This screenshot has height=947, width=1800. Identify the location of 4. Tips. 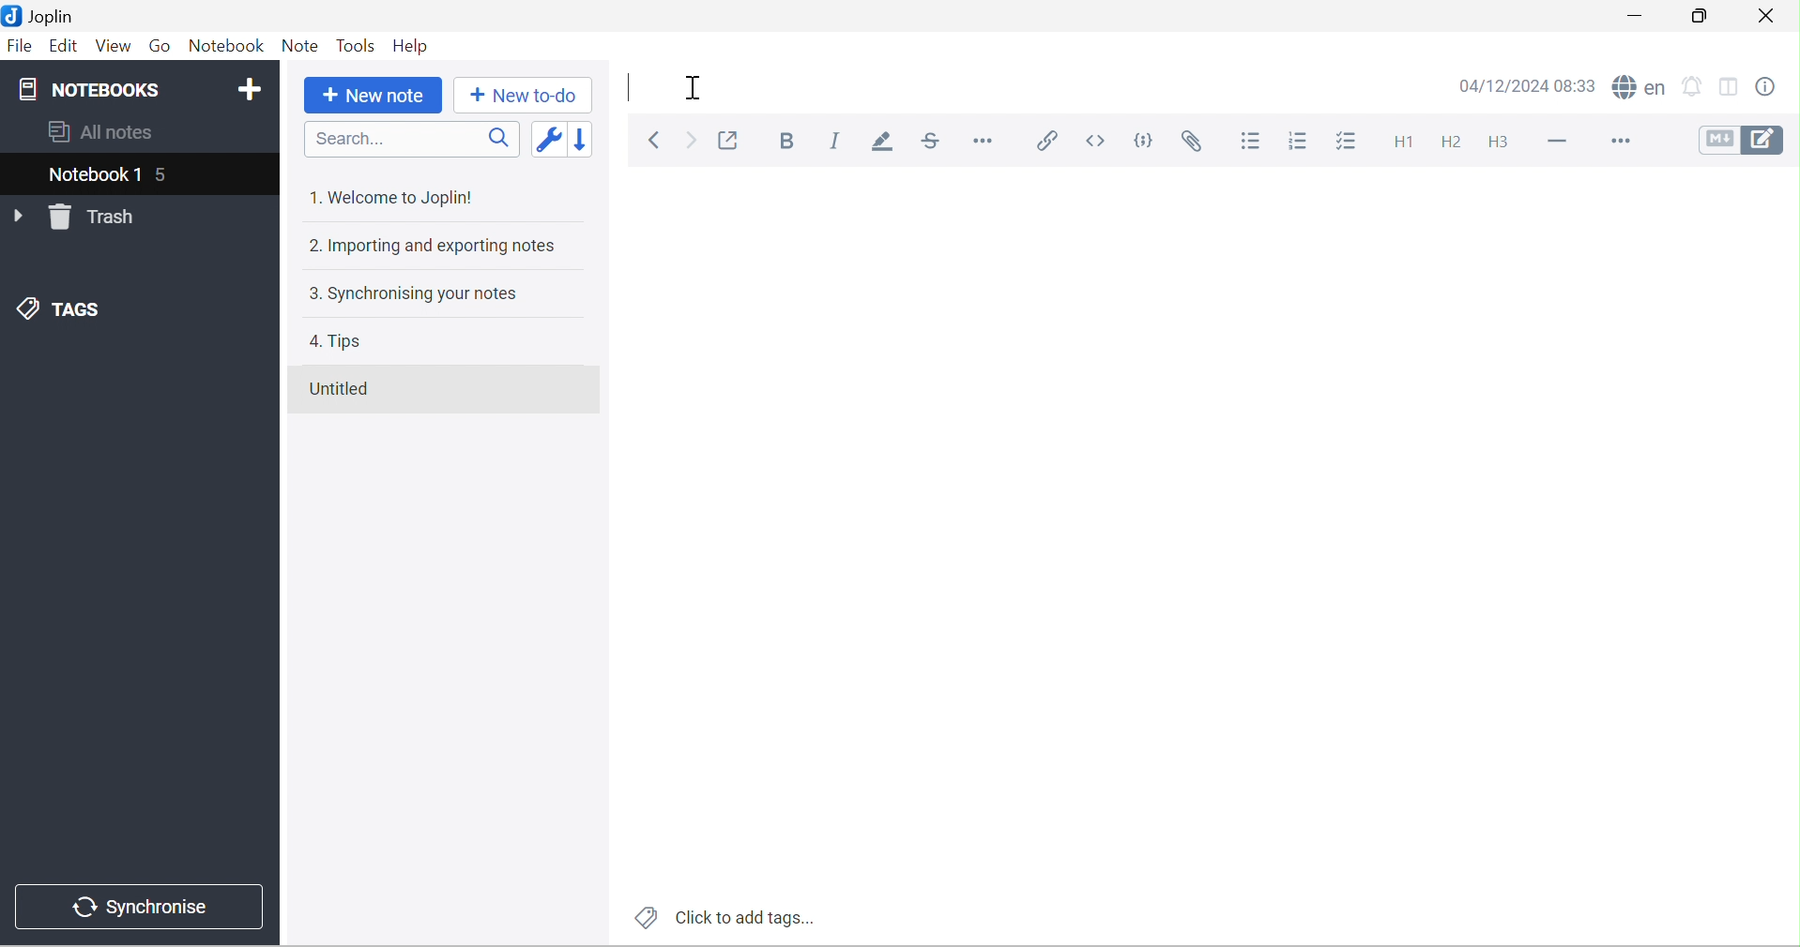
(335, 341).